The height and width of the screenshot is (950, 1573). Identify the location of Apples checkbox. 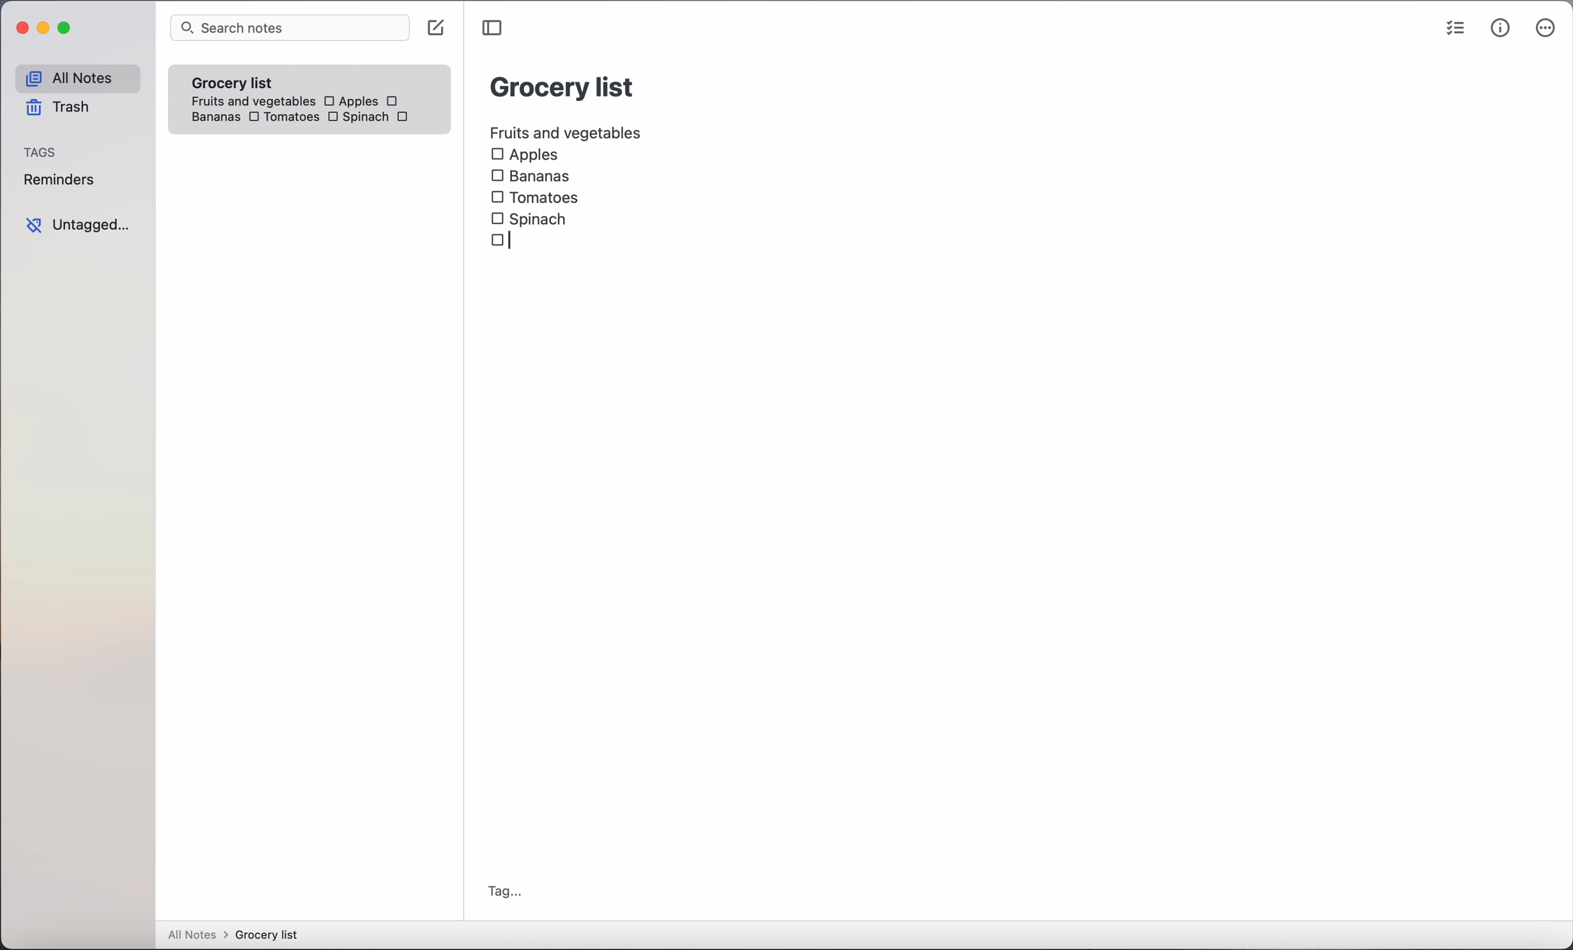
(525, 155).